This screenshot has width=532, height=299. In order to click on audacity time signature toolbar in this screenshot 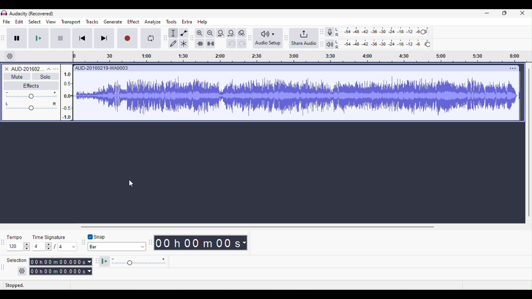, I will do `click(3, 242)`.